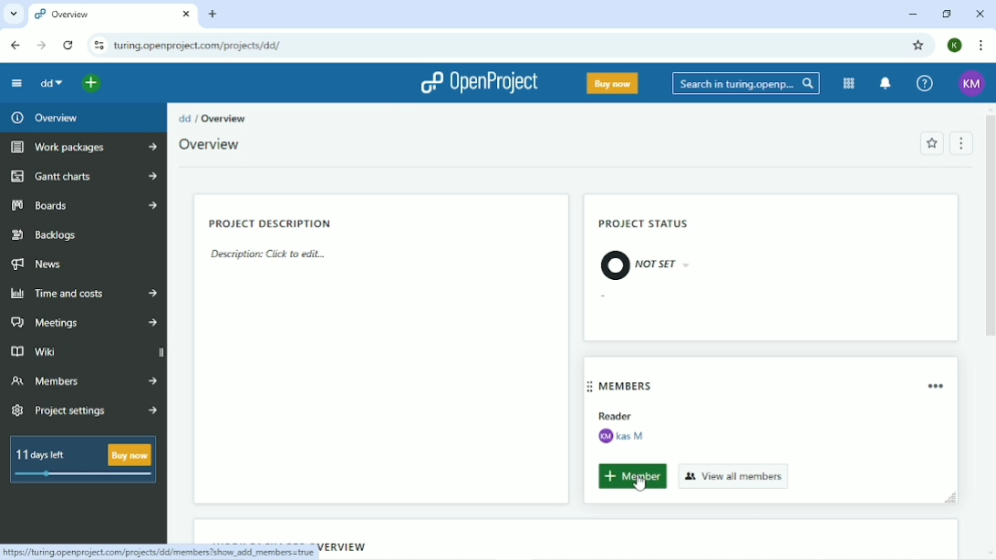 This screenshot has height=560, width=996. What do you see at coordinates (85, 323) in the screenshot?
I see `Meetings` at bounding box center [85, 323].